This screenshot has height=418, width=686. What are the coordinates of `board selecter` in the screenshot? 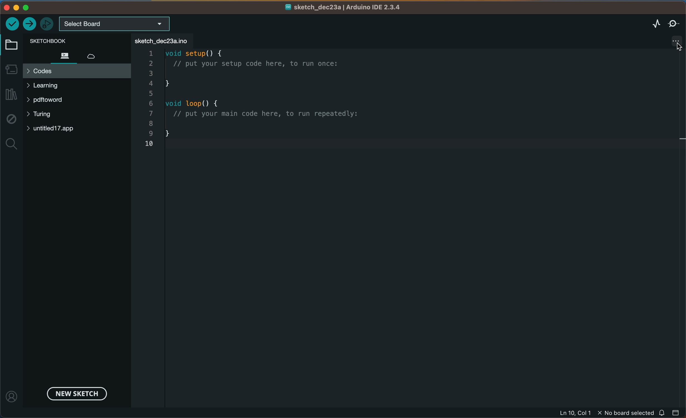 It's located at (115, 24).